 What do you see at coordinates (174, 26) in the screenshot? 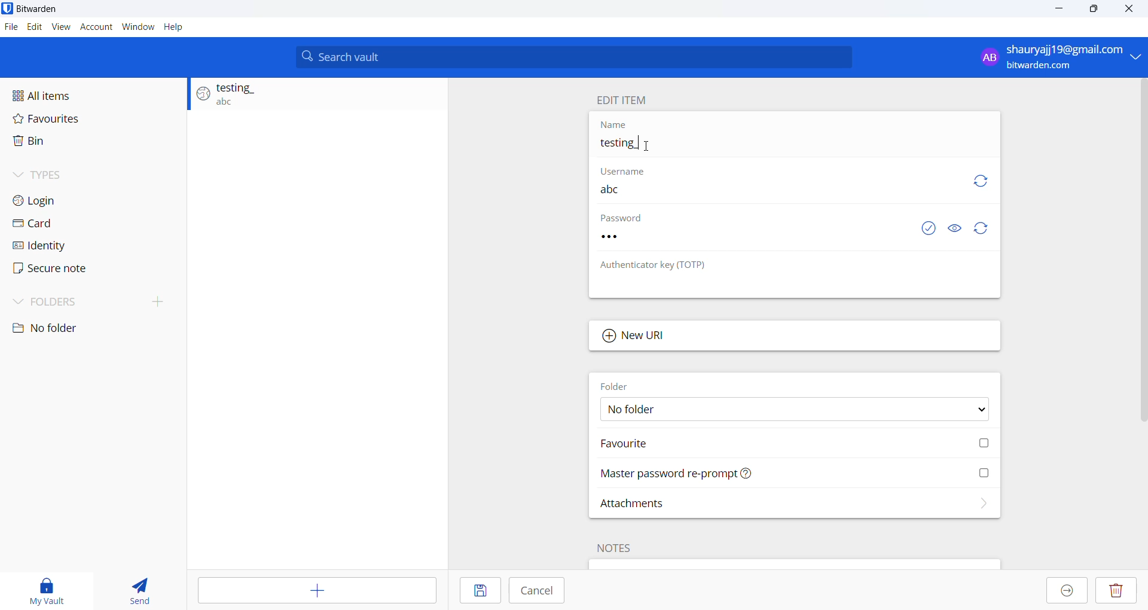
I see `Help` at bounding box center [174, 26].